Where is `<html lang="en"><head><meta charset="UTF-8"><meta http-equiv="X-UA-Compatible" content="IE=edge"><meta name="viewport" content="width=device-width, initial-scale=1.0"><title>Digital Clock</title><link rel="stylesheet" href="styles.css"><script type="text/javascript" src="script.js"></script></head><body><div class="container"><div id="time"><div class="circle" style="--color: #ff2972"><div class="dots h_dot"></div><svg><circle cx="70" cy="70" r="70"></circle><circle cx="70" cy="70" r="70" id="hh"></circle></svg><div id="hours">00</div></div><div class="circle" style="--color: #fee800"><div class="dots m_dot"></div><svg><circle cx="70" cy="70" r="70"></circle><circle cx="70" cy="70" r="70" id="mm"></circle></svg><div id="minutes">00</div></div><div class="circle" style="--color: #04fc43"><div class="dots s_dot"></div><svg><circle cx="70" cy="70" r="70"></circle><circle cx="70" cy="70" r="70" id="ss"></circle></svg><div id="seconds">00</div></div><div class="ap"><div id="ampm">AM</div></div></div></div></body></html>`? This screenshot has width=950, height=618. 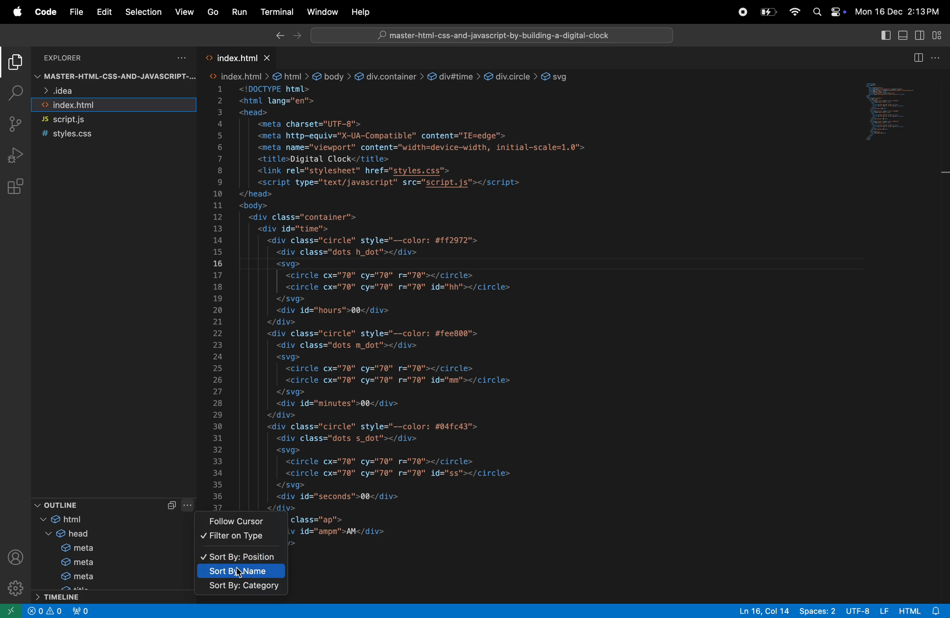
<html lang="en"><head><meta charset="UTF-8"><meta http-equiv="X-UA-Compatible" content="IE=edge"><meta name="viewport" content="width=device-width, initial-scale=1.0"><title>Digital Clock</title><link rel="stylesheet" href="styles.css"><script type="text/javascript" src="script.js"></script></head><body><div class="container"><div id="time"><div class="circle" style="--color: #ff2972"><div class="dots h_dot"></div><svg><circle cx="70" cy="70" r="70"></circle><circle cx="70" cy="70" r="70" id="hh"></circle></svg><div id="hours">00</div></div><div class="circle" style="--color: #fee800"><div class="dots m_dot"></div><svg><circle cx="70" cy="70" r="70"></circle><circle cx="70" cy="70" r="70" id="mm"></circle></svg><div id="minutes">00</div></div><div class="circle" style="--color: #04fc43"><div class="dots s_dot"></div><svg><circle cx="70" cy="70" r="70"></circle><circle cx="70" cy="70" r="70" id="ss"></circle></svg><div id="seconds">00</div></div><div class="ap"><div id="ampm">AM</div></div></div></div></body></html> is located at coordinates (412, 296).